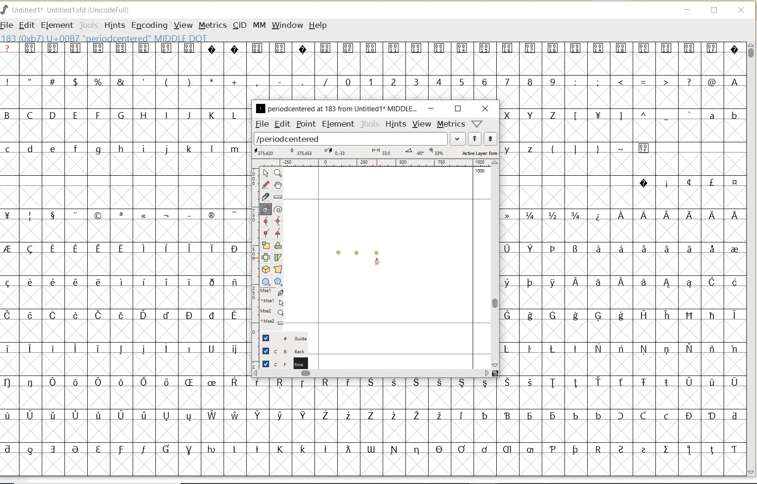  What do you see at coordinates (611, 152) in the screenshot?
I see `special characters` at bounding box center [611, 152].